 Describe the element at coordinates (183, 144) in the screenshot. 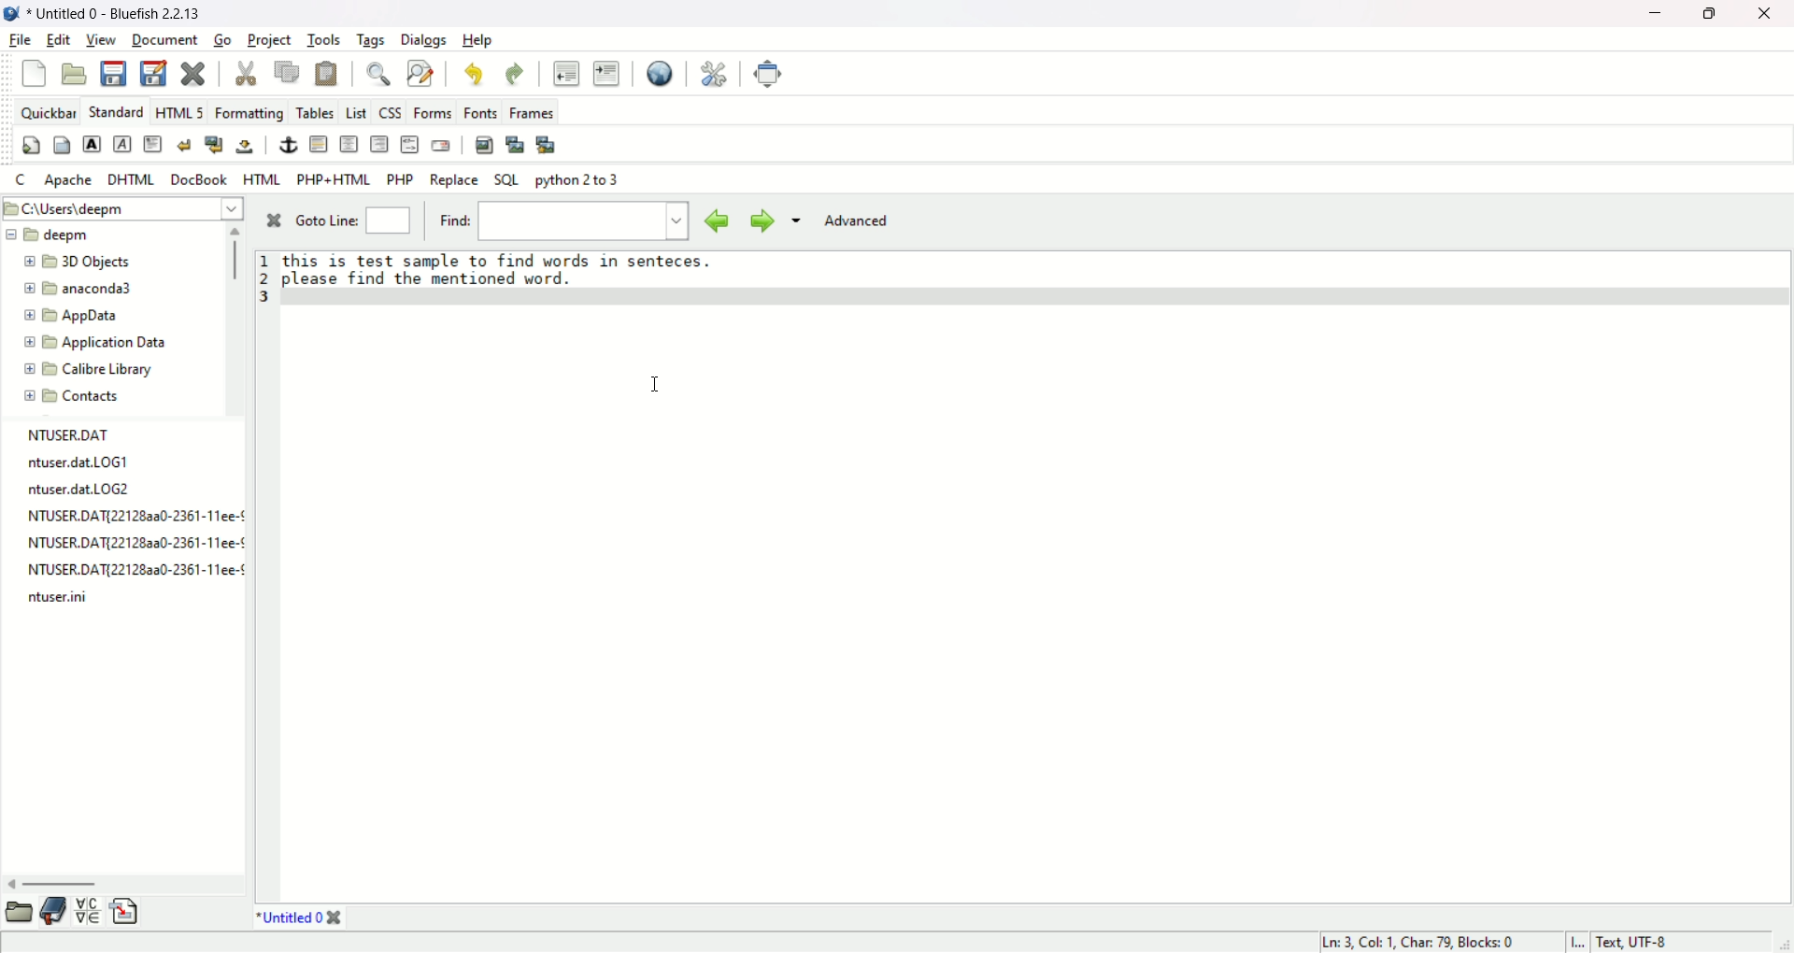

I see `break` at that location.